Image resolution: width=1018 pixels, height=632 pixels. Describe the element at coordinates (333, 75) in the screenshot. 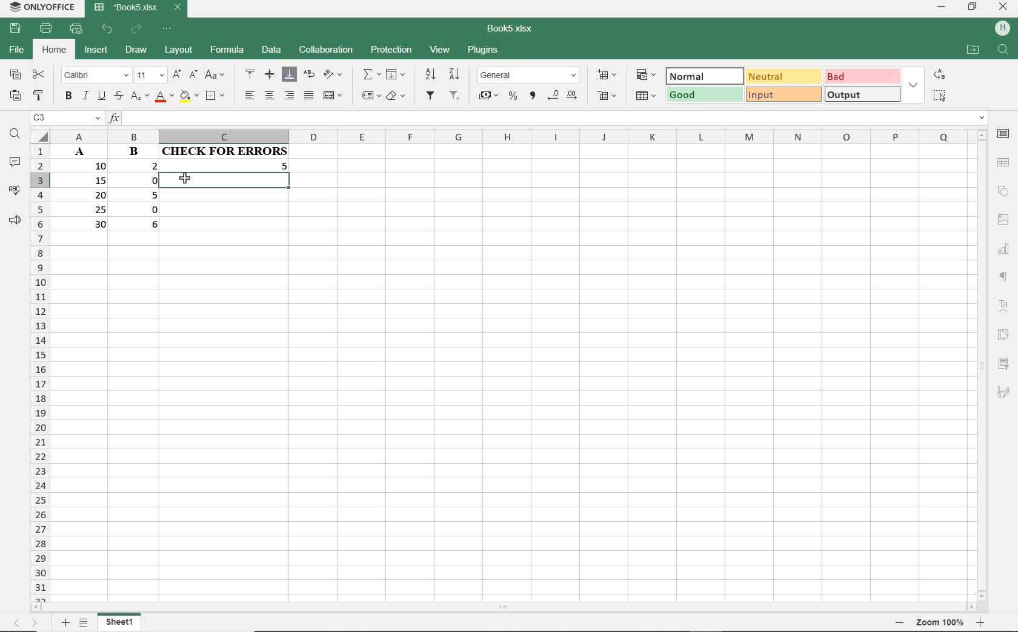

I see `ORIENTATION` at that location.